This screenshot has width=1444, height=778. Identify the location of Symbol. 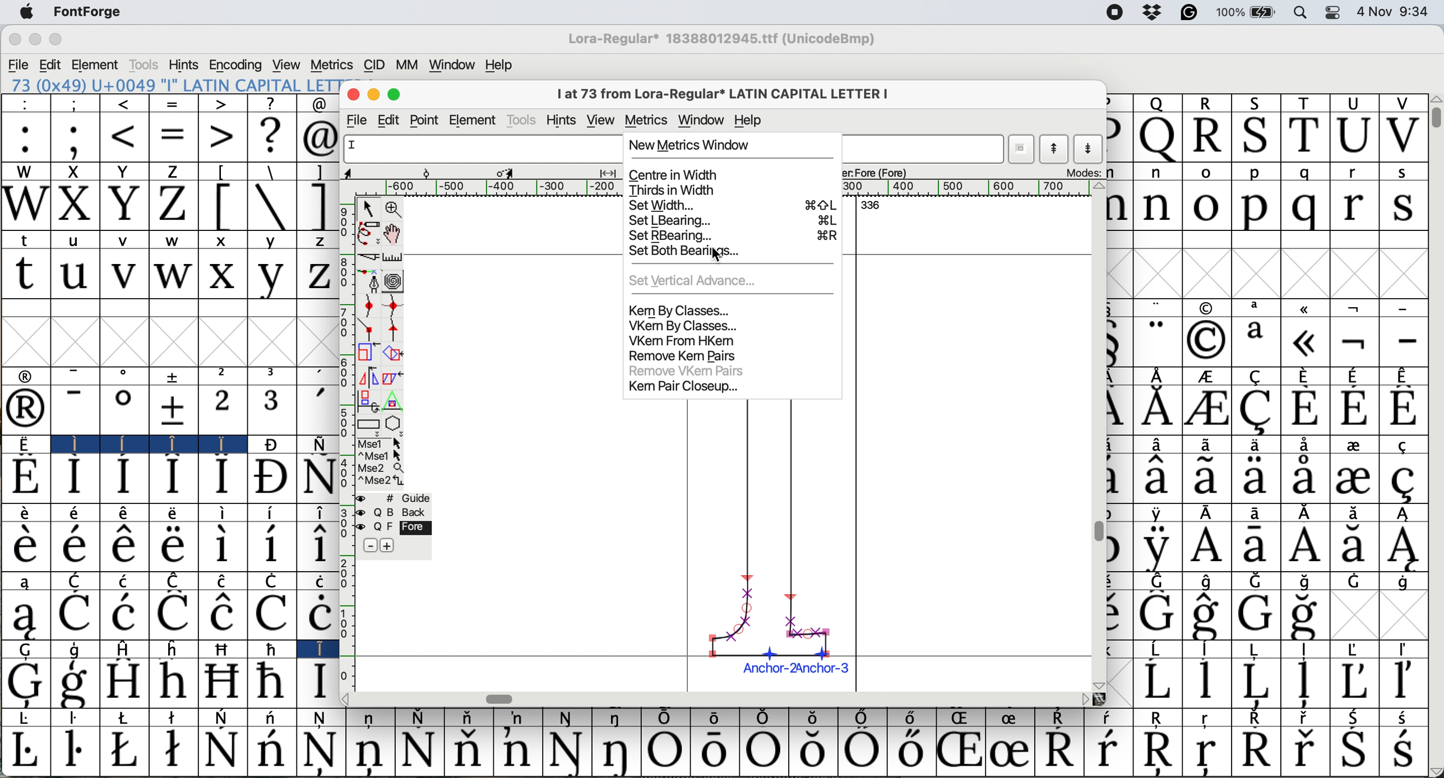
(1208, 478).